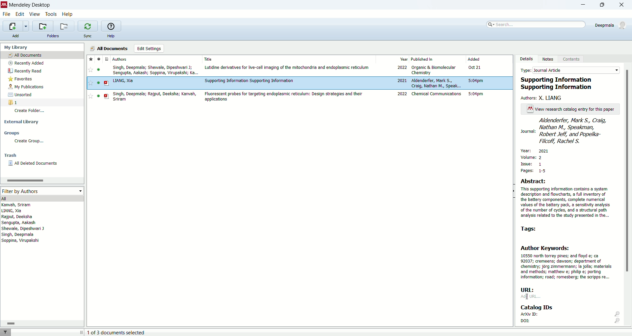 This screenshot has width=632, height=336. I want to click on favorite, so click(90, 70).